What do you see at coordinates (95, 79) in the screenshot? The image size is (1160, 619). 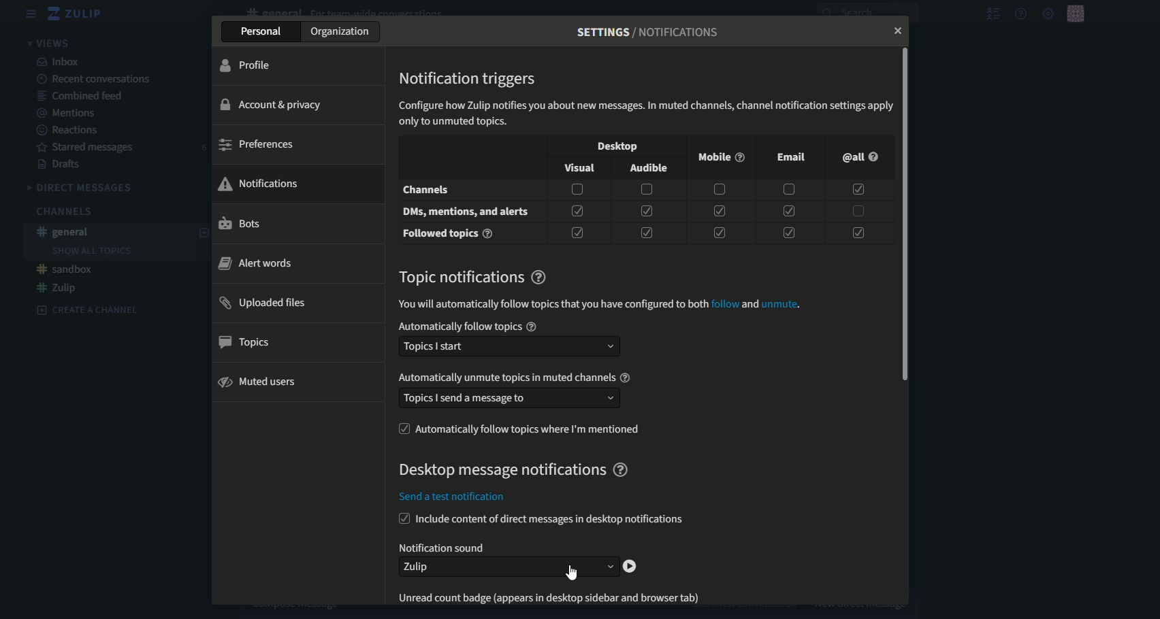 I see `recent conversations` at bounding box center [95, 79].